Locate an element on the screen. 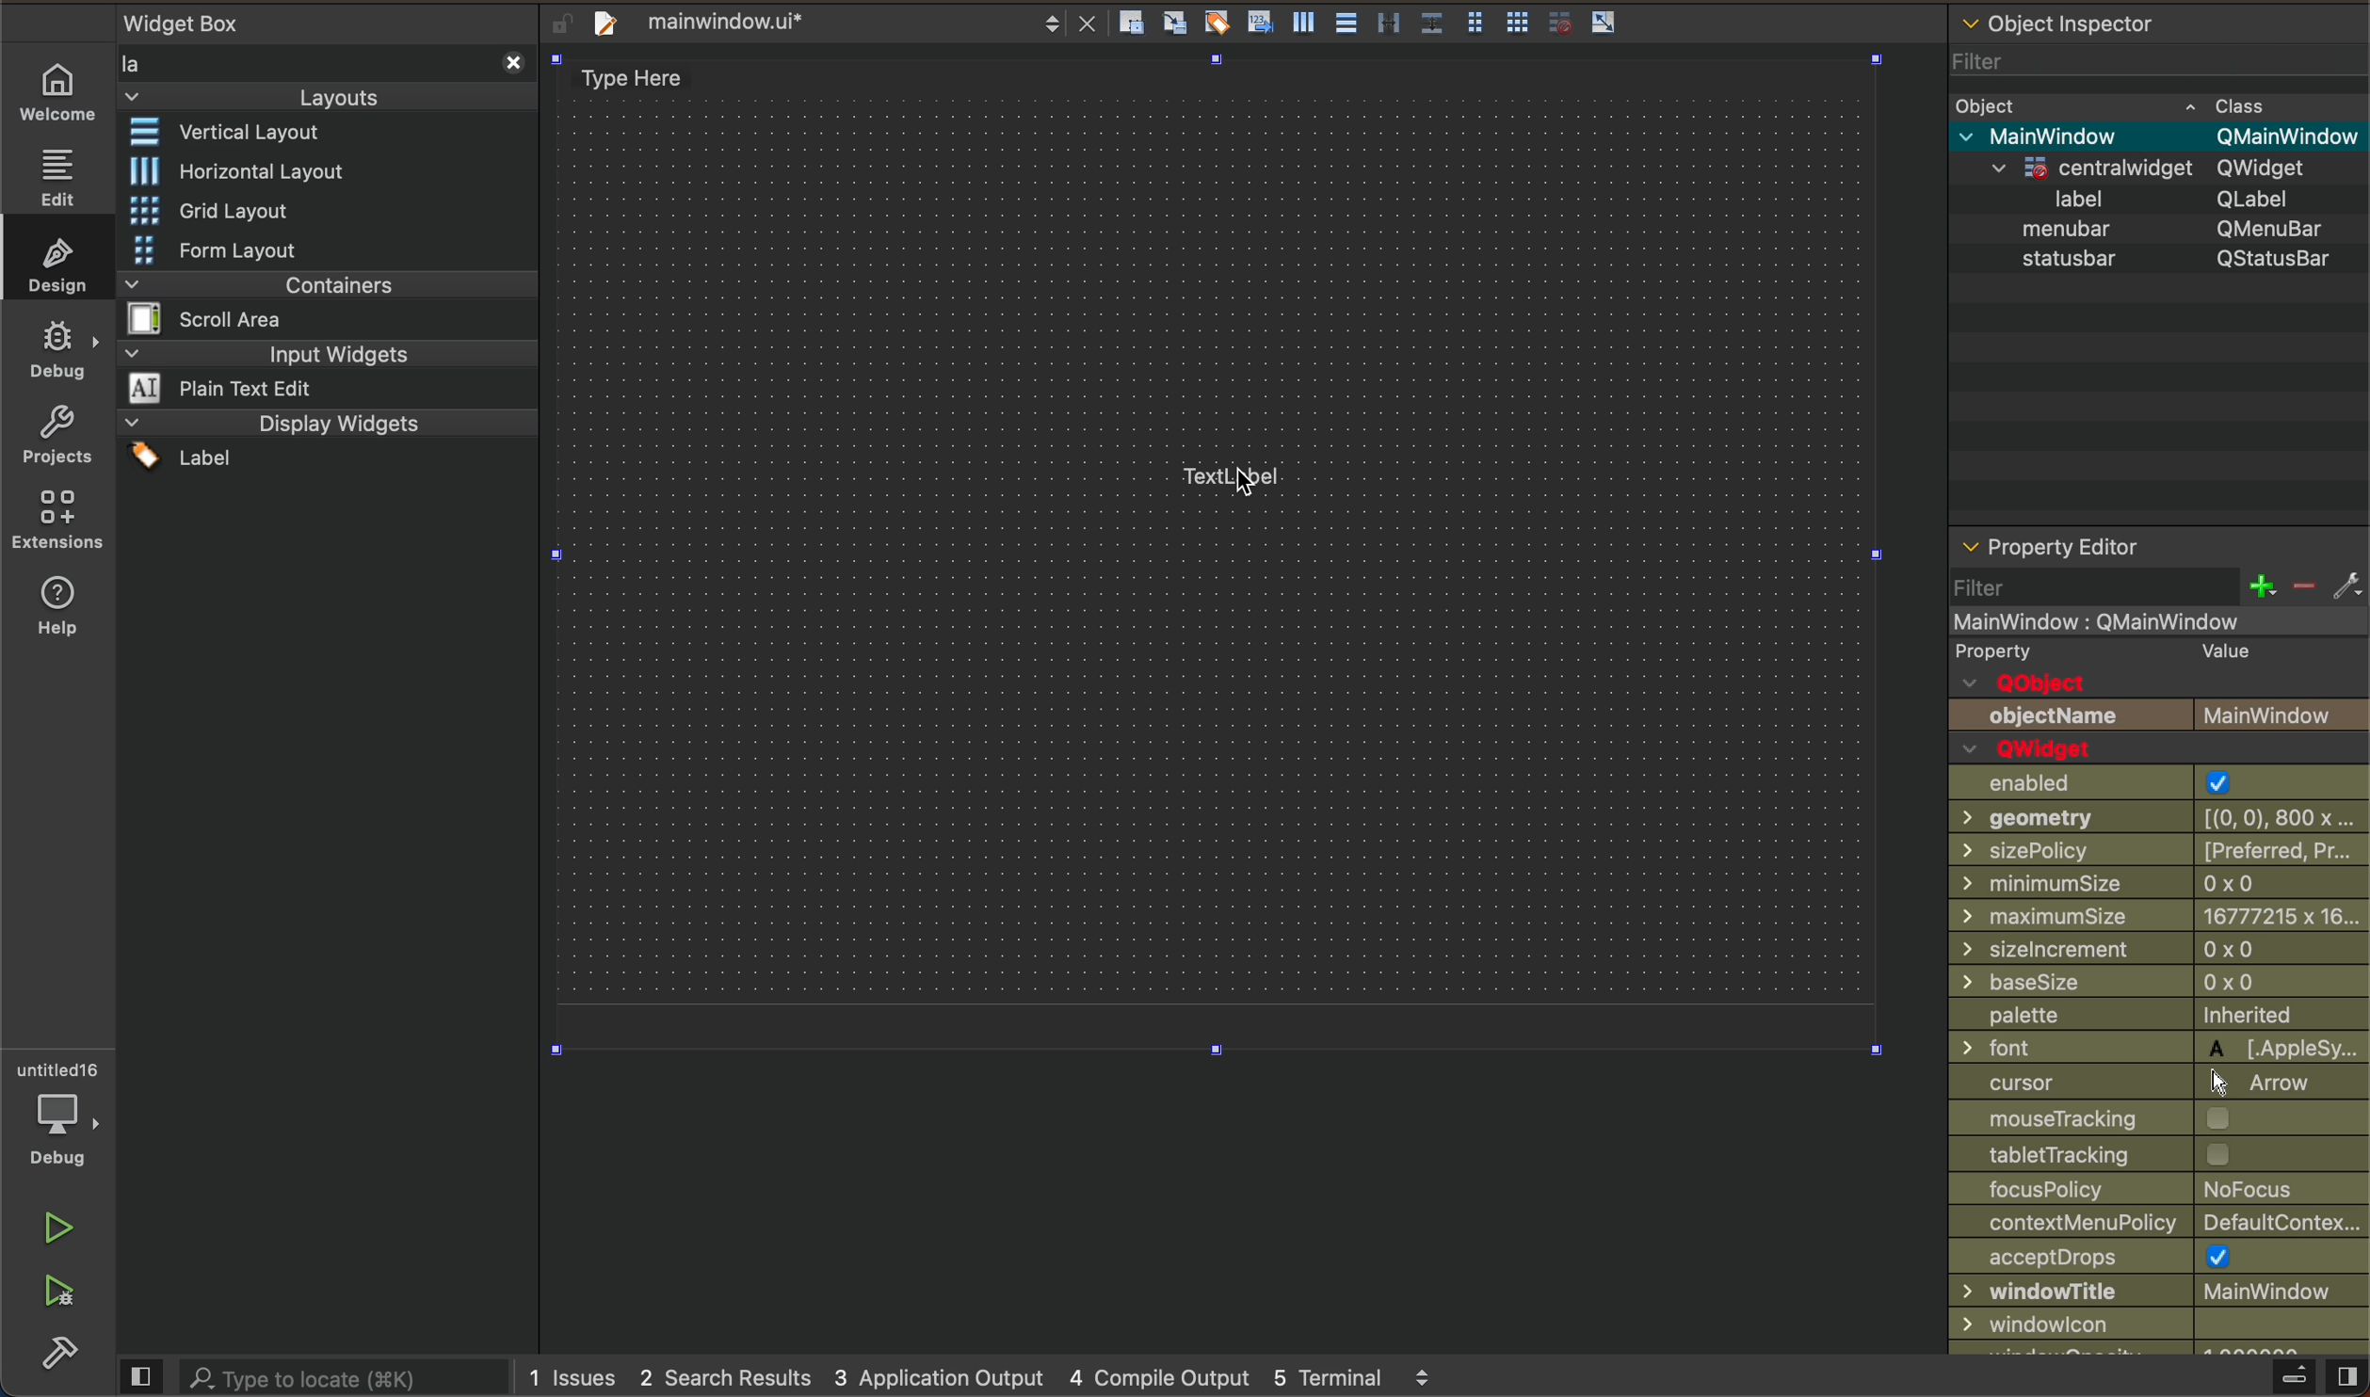 This screenshot has height=1397, width=2370. status bar is located at coordinates (2164, 268).